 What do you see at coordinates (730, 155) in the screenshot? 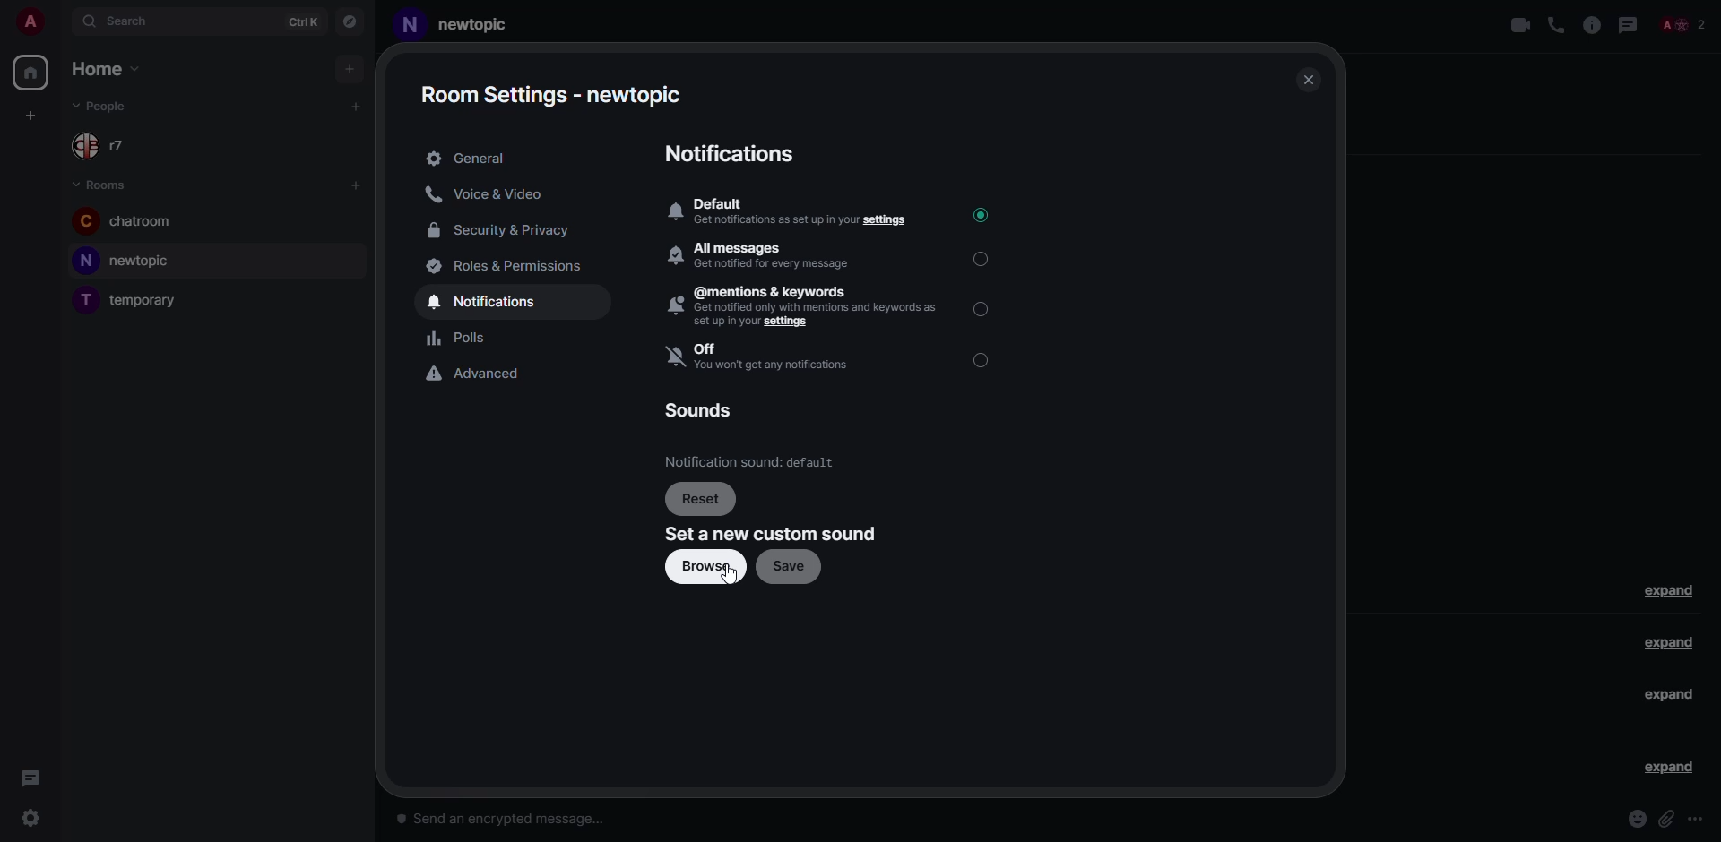
I see `notifications` at bounding box center [730, 155].